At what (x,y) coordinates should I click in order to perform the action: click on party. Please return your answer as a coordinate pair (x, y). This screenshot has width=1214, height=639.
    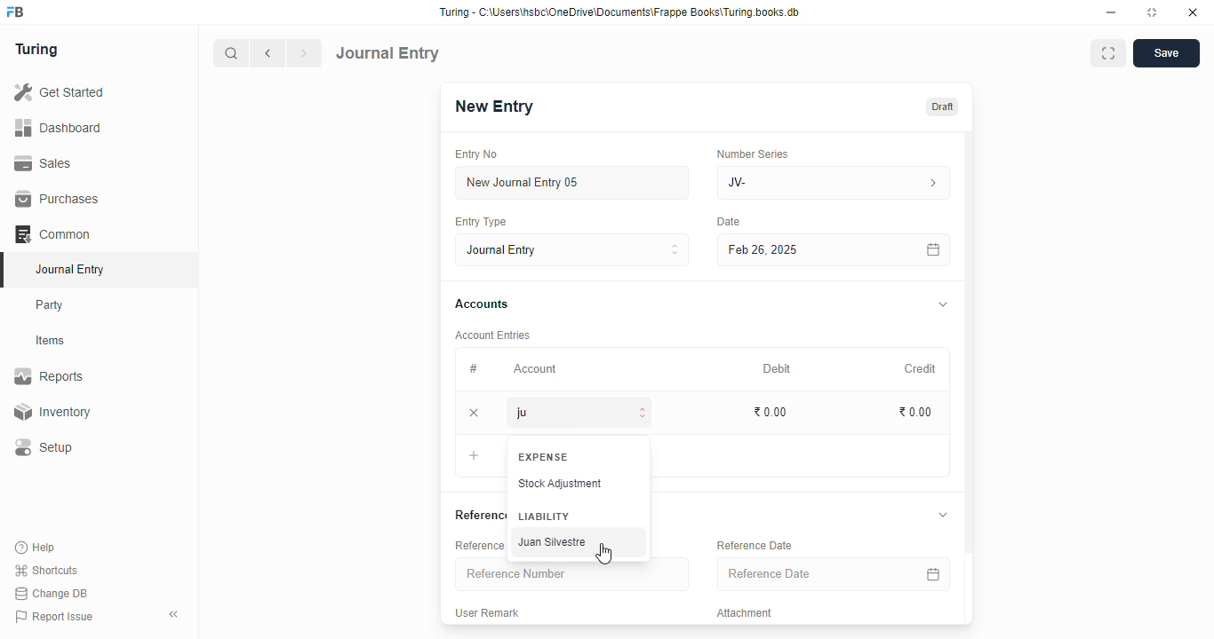
    Looking at the image, I should click on (52, 305).